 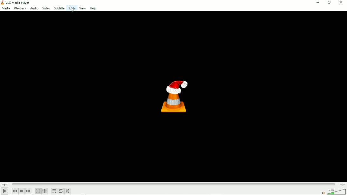 I want to click on Elapsed time, so click(x=5, y=184).